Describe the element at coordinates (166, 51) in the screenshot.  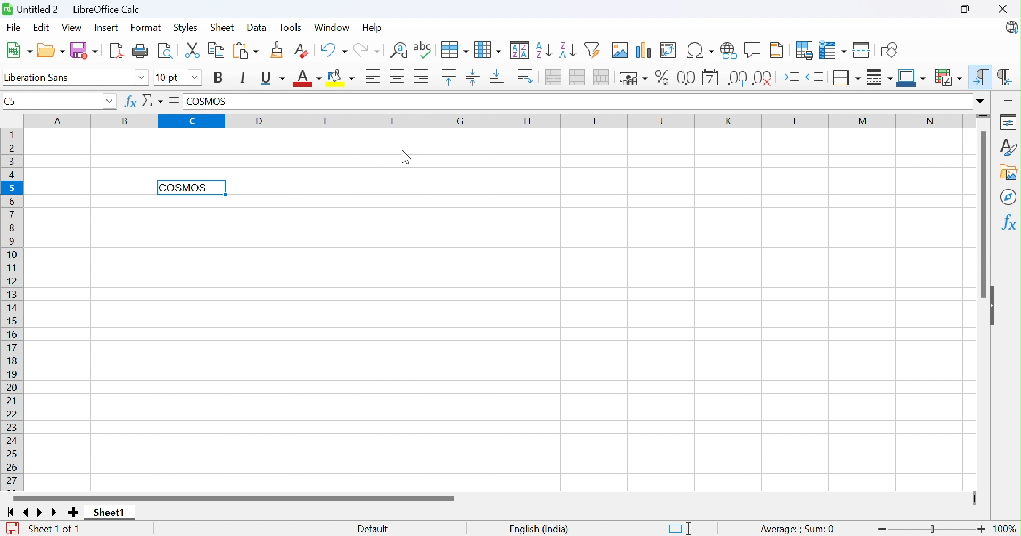
I see `Toggle print preview` at that location.